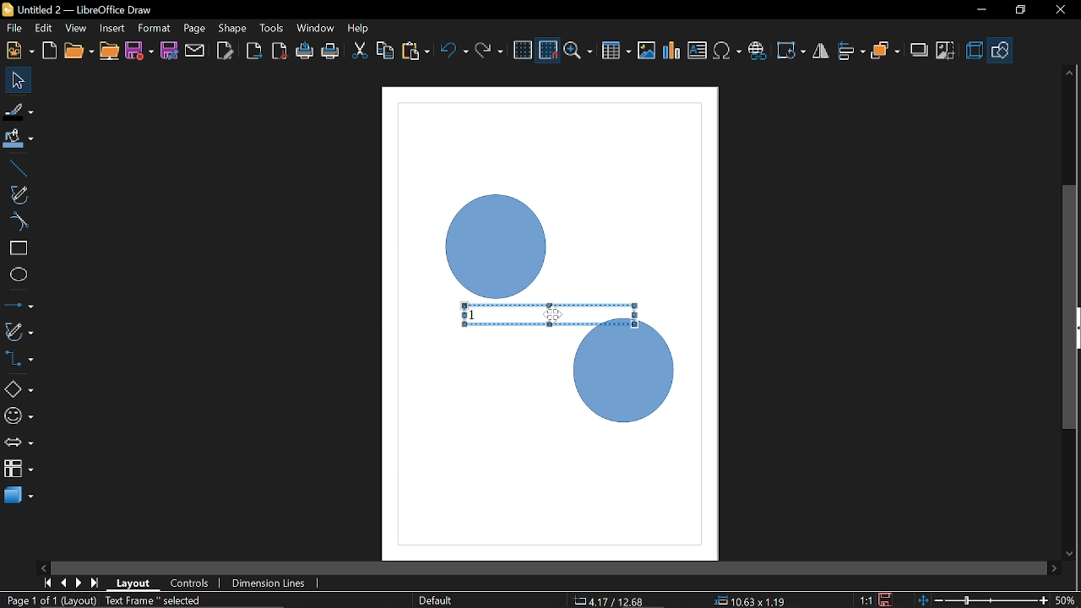 The image size is (1081, 608). What do you see at coordinates (140, 52) in the screenshot?
I see `Save` at bounding box center [140, 52].